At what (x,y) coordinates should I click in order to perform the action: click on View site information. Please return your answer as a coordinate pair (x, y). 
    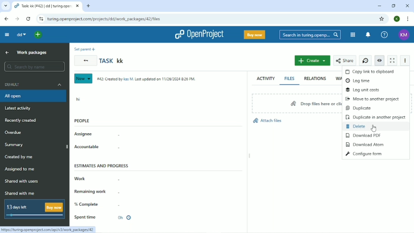
    Looking at the image, I should click on (41, 19).